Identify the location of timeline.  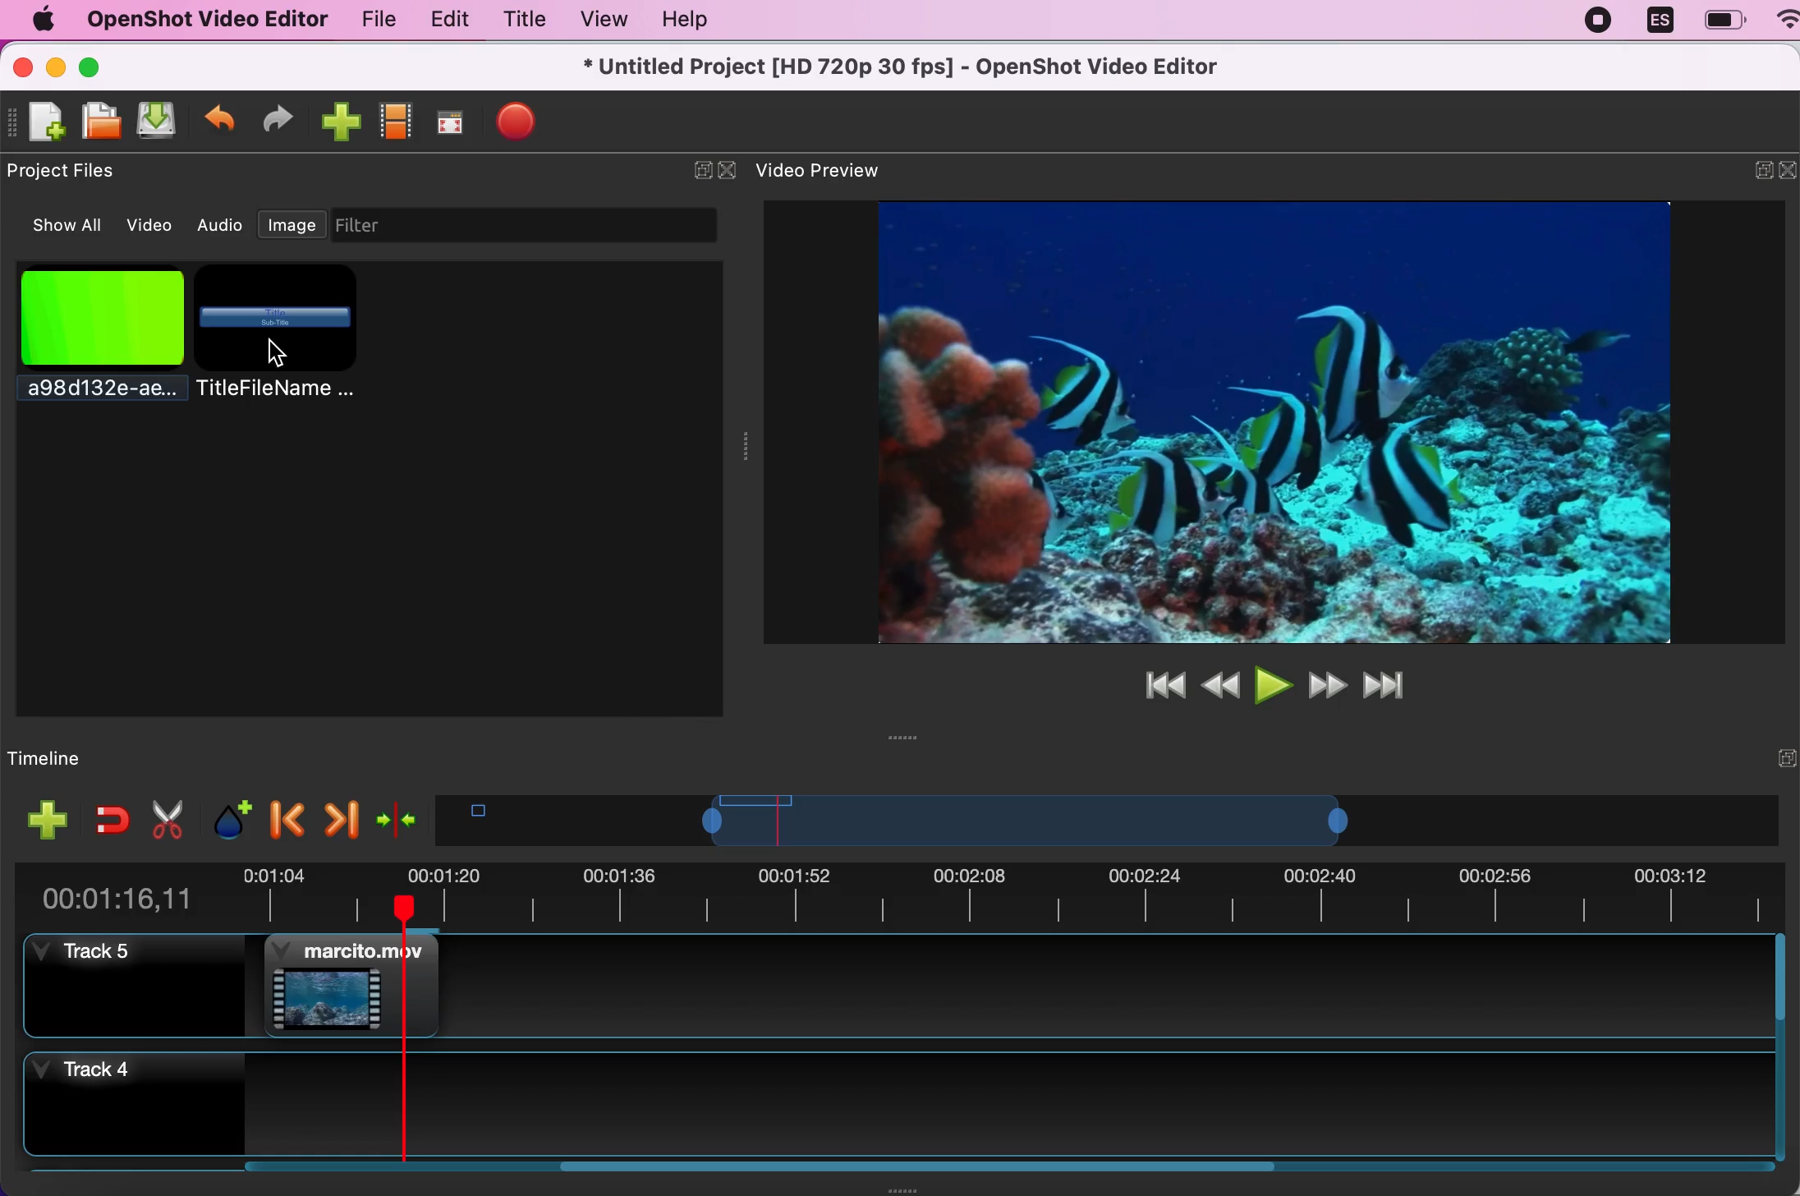
(89, 757).